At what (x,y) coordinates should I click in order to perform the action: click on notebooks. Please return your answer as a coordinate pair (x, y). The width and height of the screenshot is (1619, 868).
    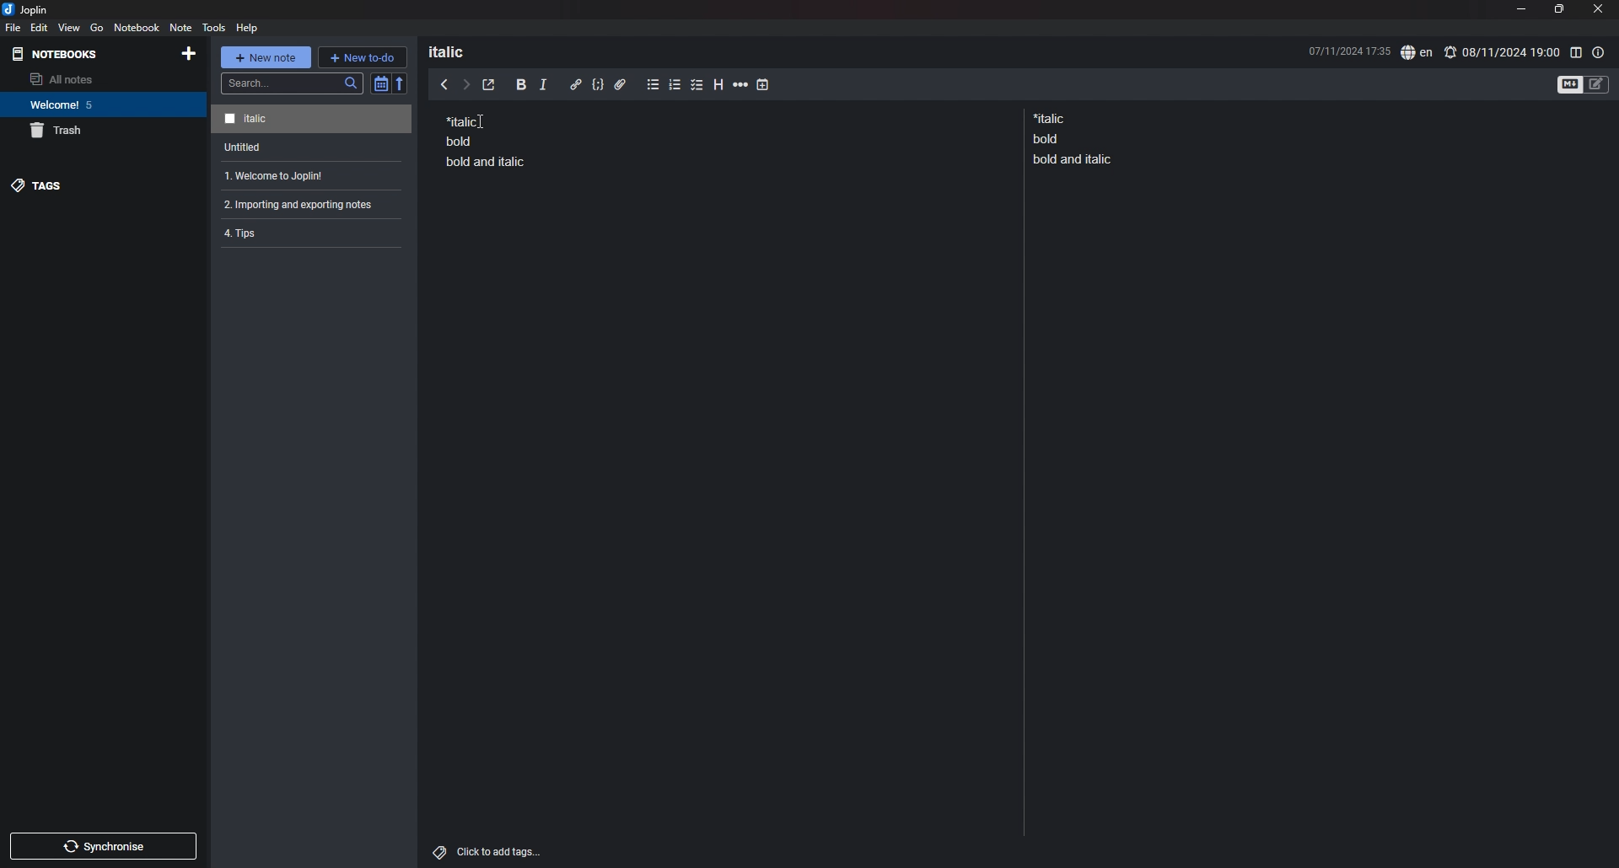
    Looking at the image, I should click on (59, 54).